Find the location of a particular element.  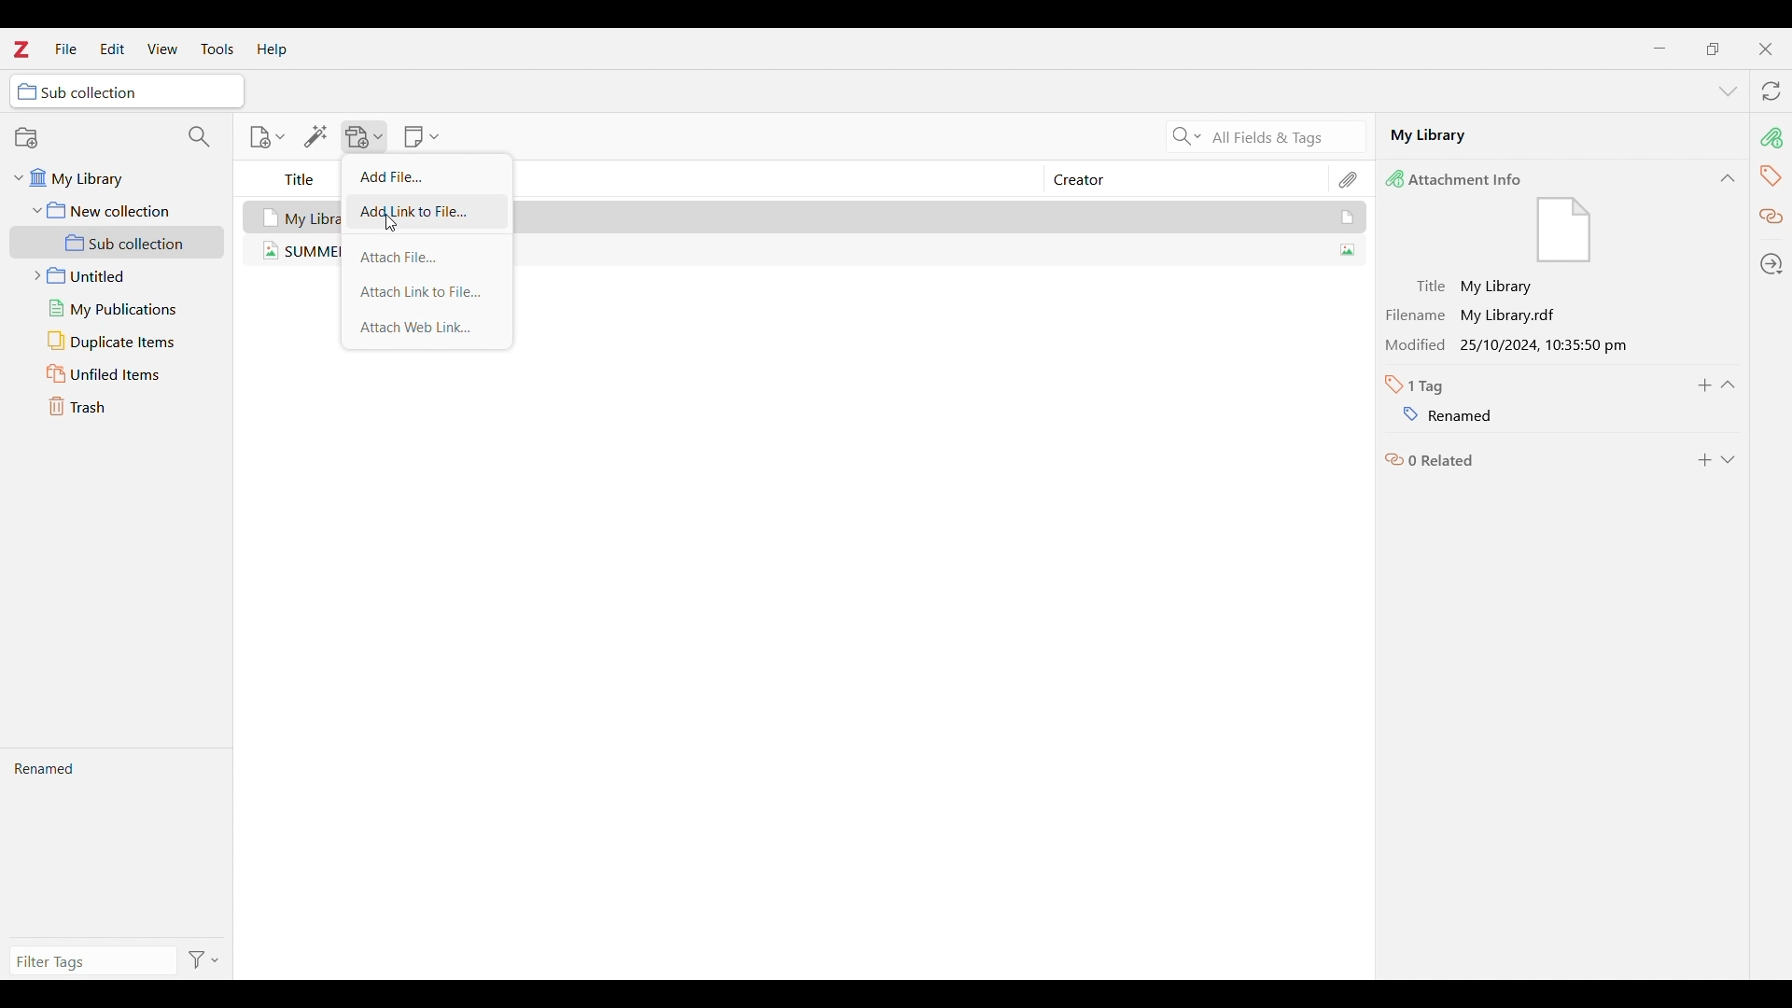

Name of tag is located at coordinates (1436, 413).